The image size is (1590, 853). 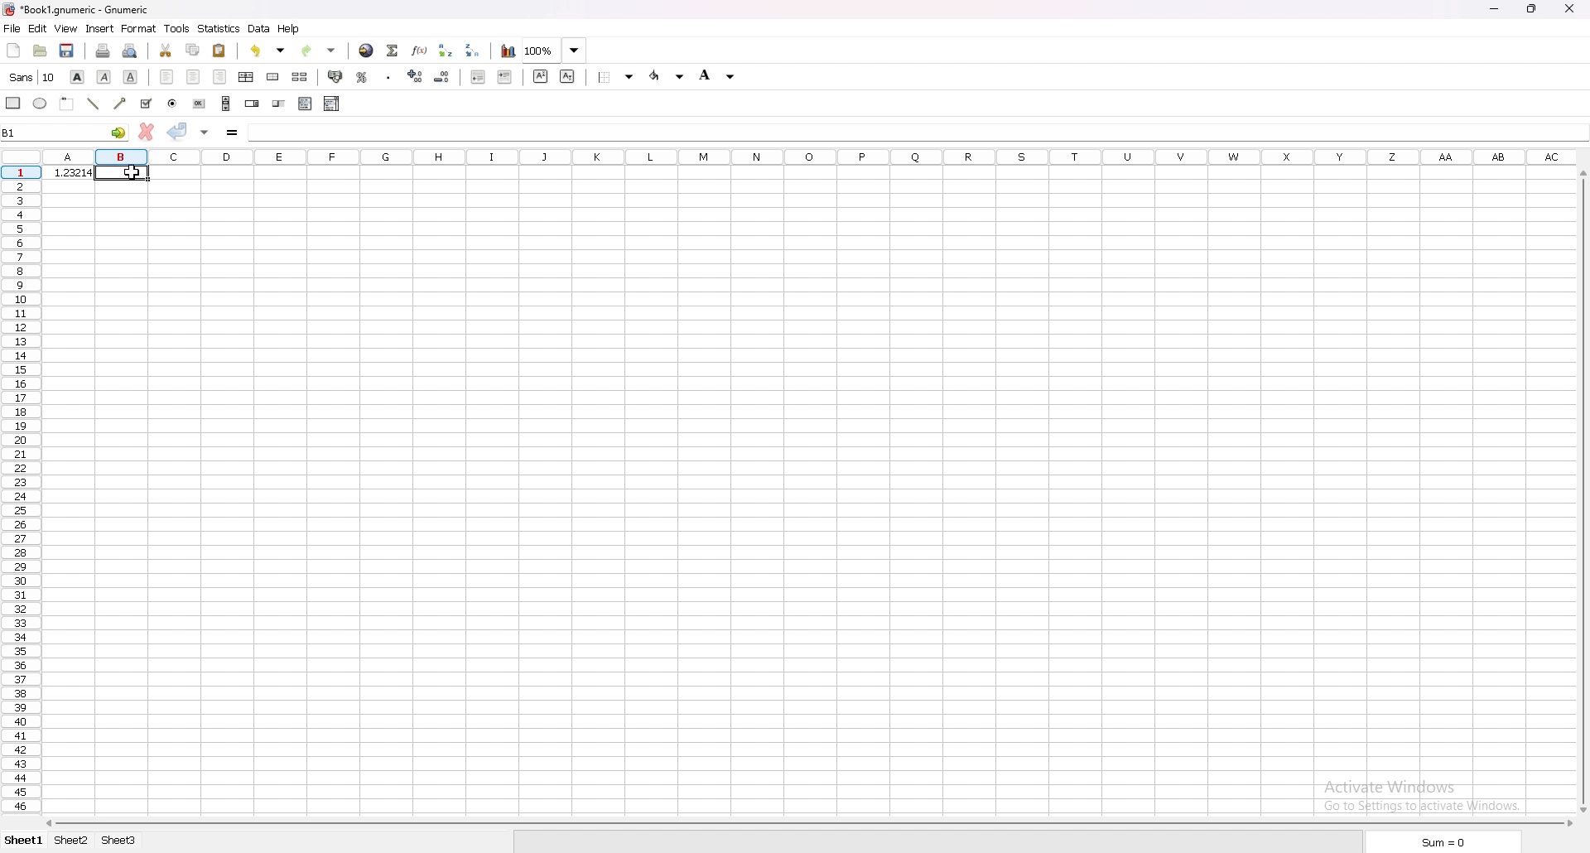 I want to click on list, so click(x=305, y=103).